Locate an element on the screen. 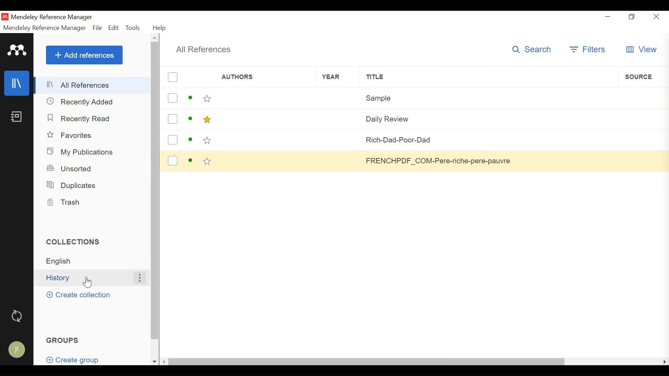 This screenshot has height=376, width=669. (un)select is located at coordinates (172, 119).